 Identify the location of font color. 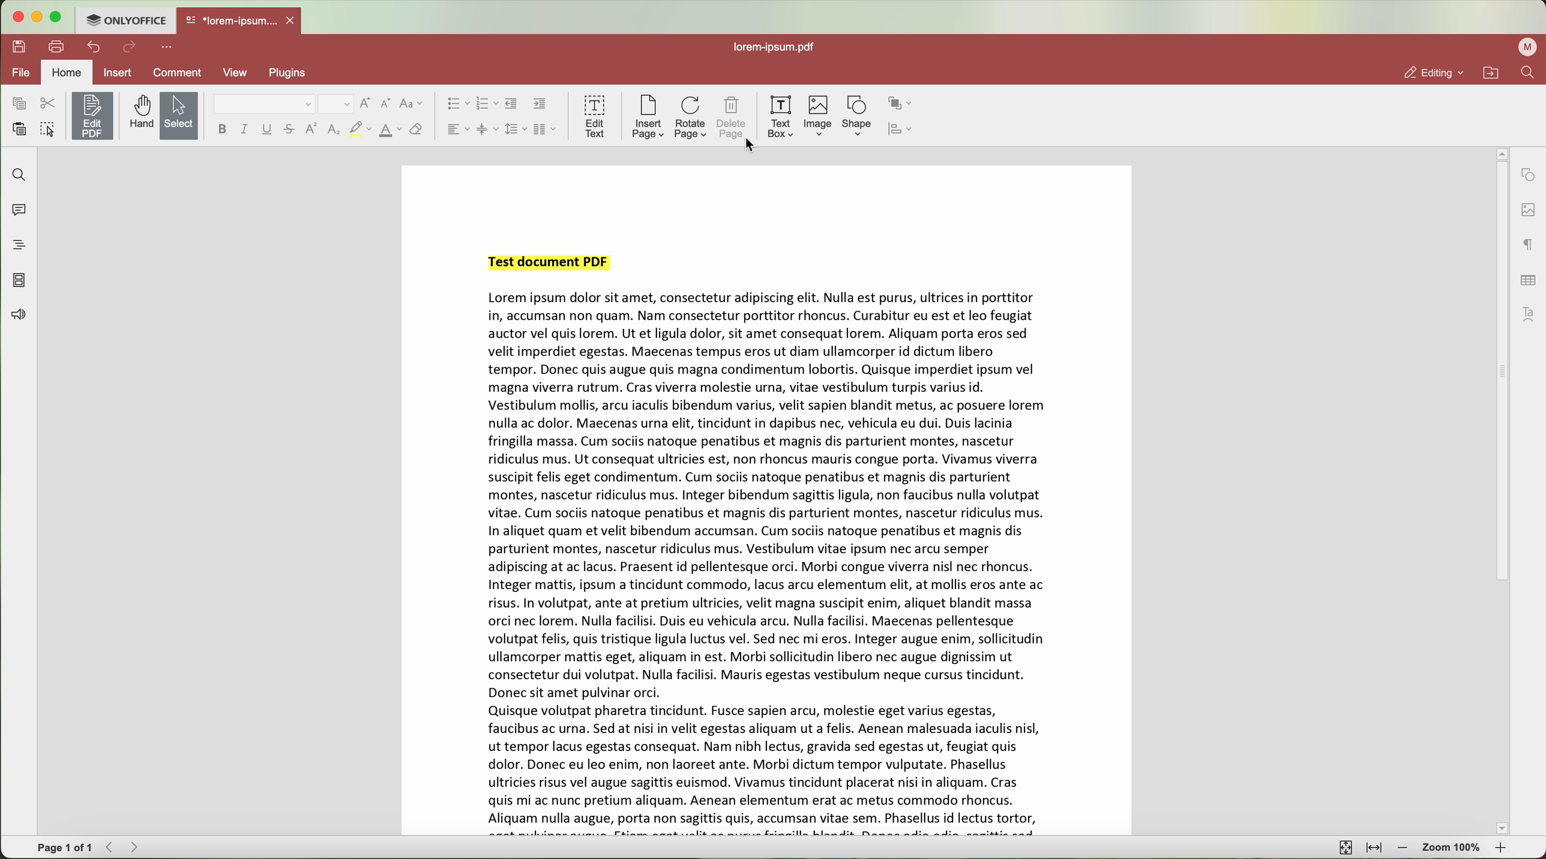
(388, 130).